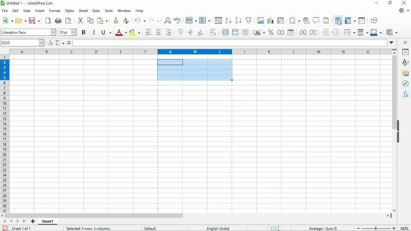 The image size is (411, 231). I want to click on Toggle print preview, so click(69, 21).